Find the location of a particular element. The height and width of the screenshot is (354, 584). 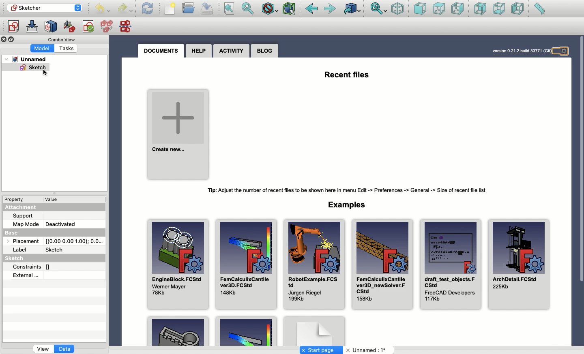

Measure is located at coordinates (539, 9).